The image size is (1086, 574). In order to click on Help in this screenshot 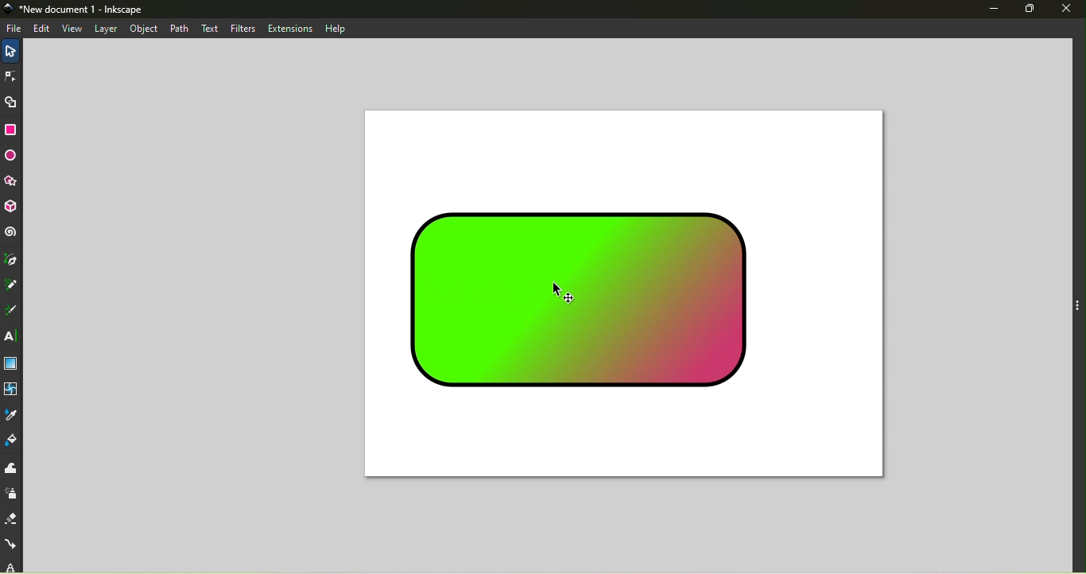, I will do `click(335, 28)`.